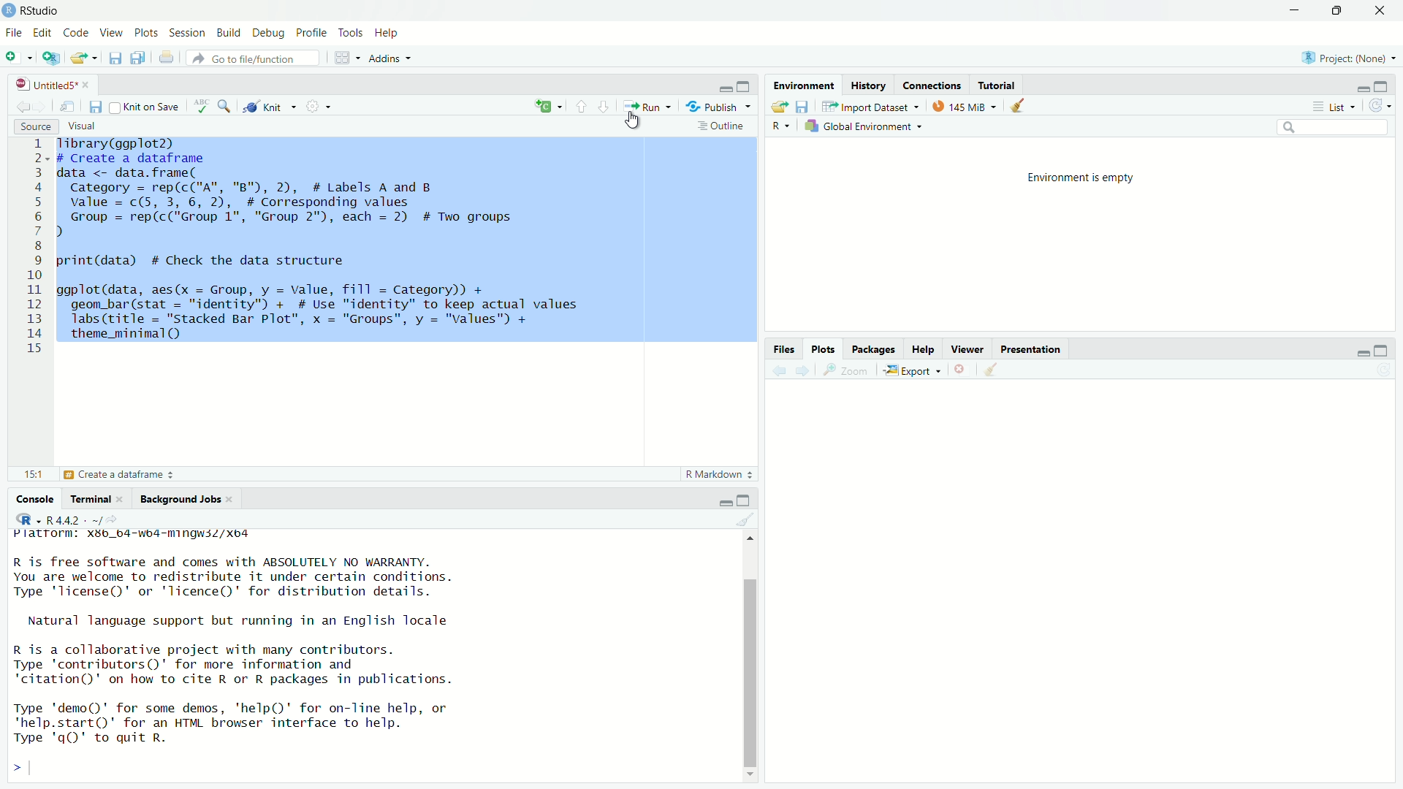  What do you see at coordinates (869, 83) in the screenshot?
I see `History` at bounding box center [869, 83].